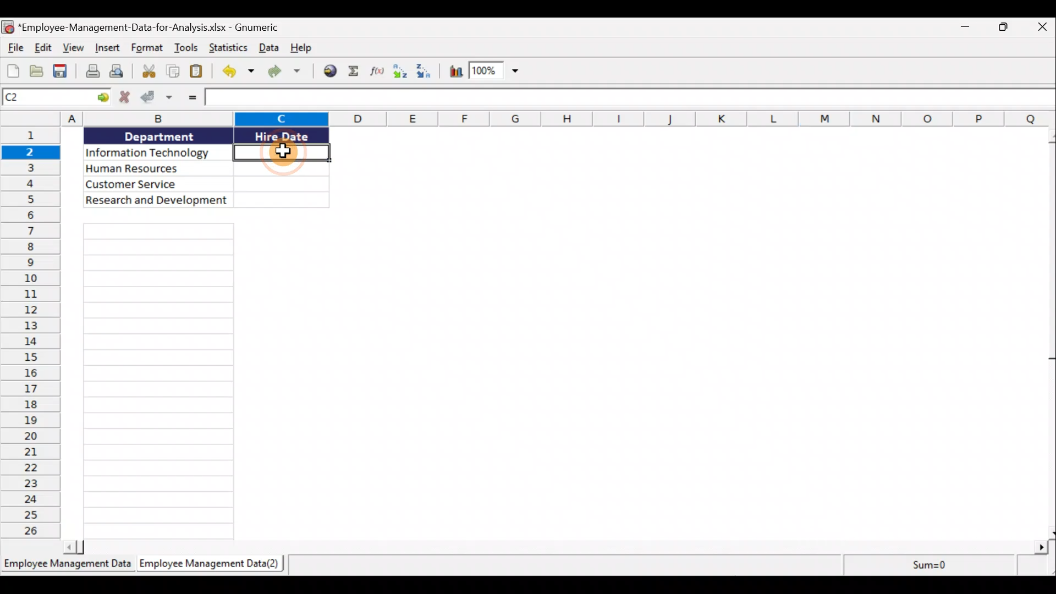 Image resolution: width=1056 pixels, height=594 pixels. Describe the element at coordinates (528, 118) in the screenshot. I see `Columns` at that location.